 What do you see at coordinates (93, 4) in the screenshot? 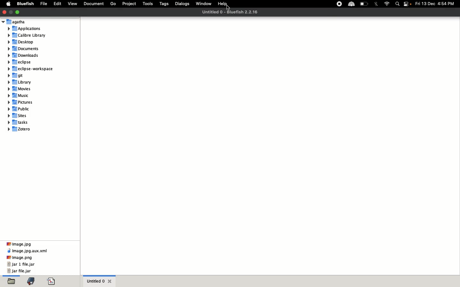
I see `Document` at bounding box center [93, 4].